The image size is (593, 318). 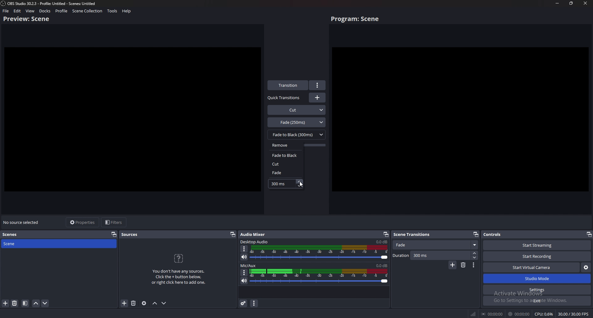 I want to click on Options, so click(x=244, y=272).